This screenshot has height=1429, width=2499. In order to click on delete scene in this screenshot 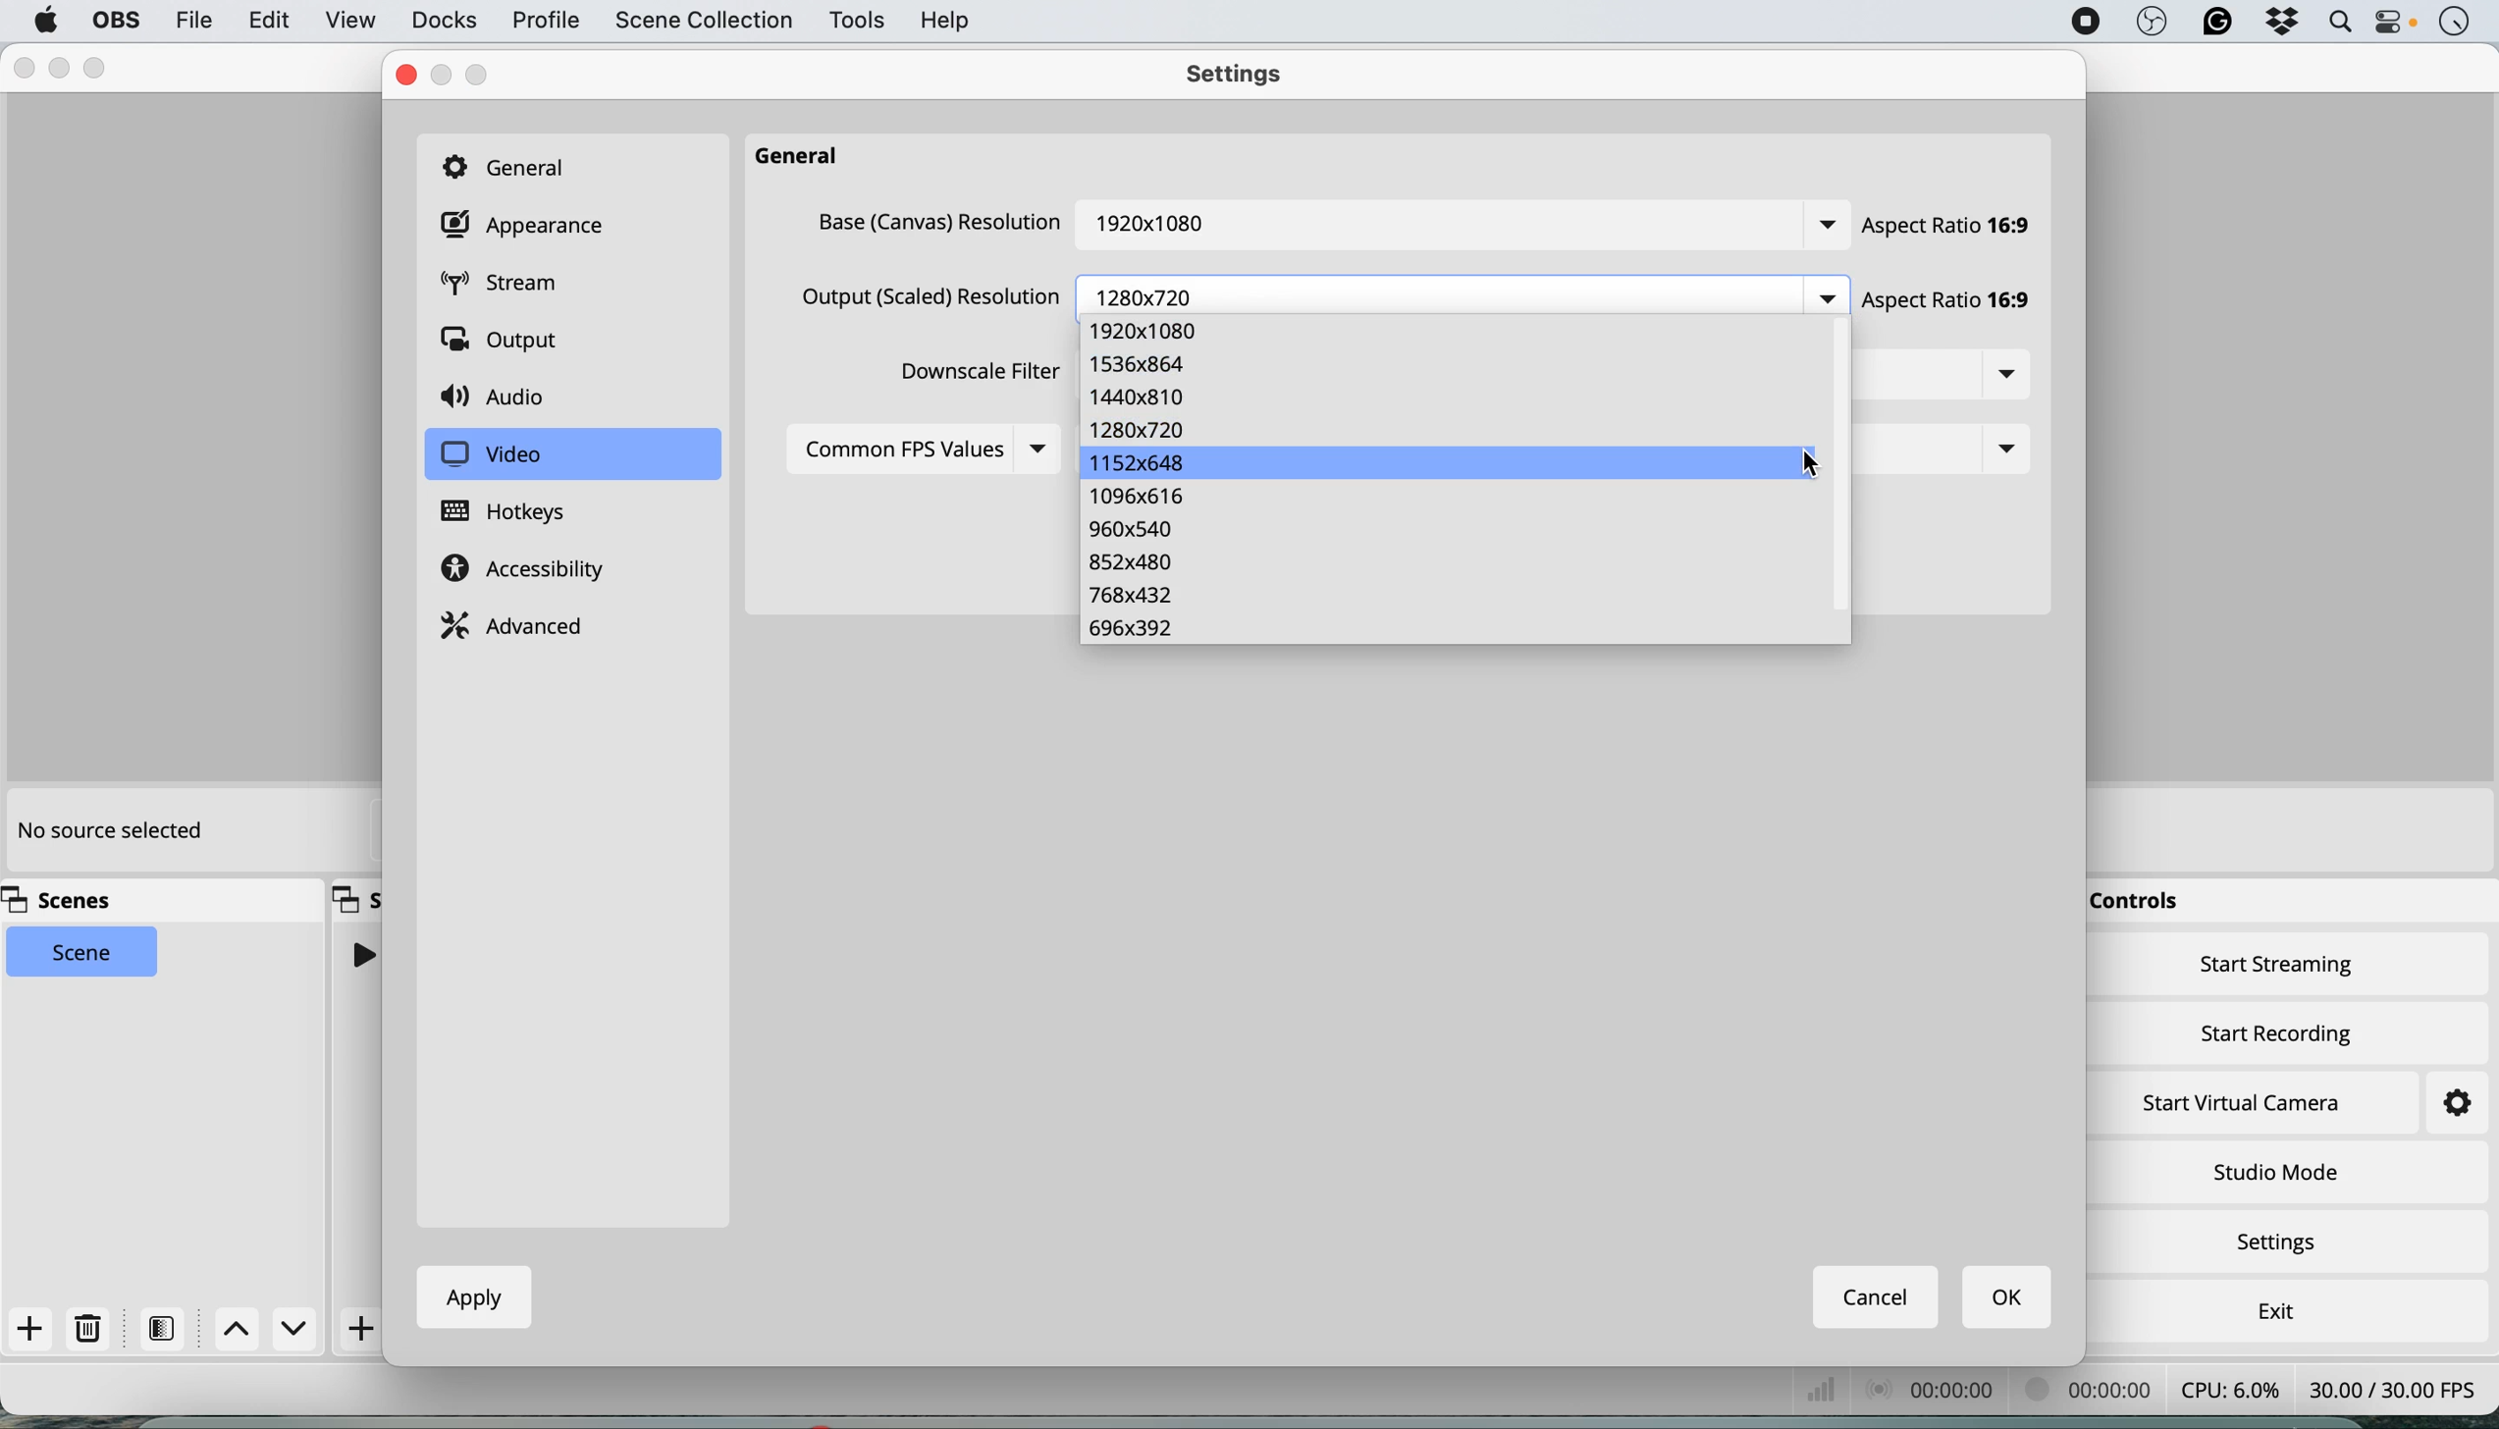, I will do `click(89, 1329)`.